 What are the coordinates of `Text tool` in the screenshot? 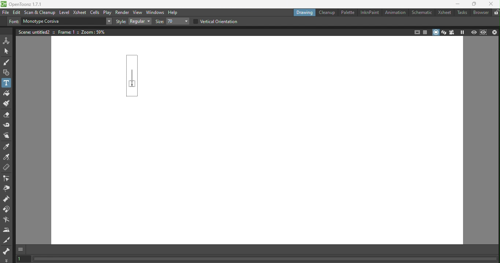 It's located at (7, 83).